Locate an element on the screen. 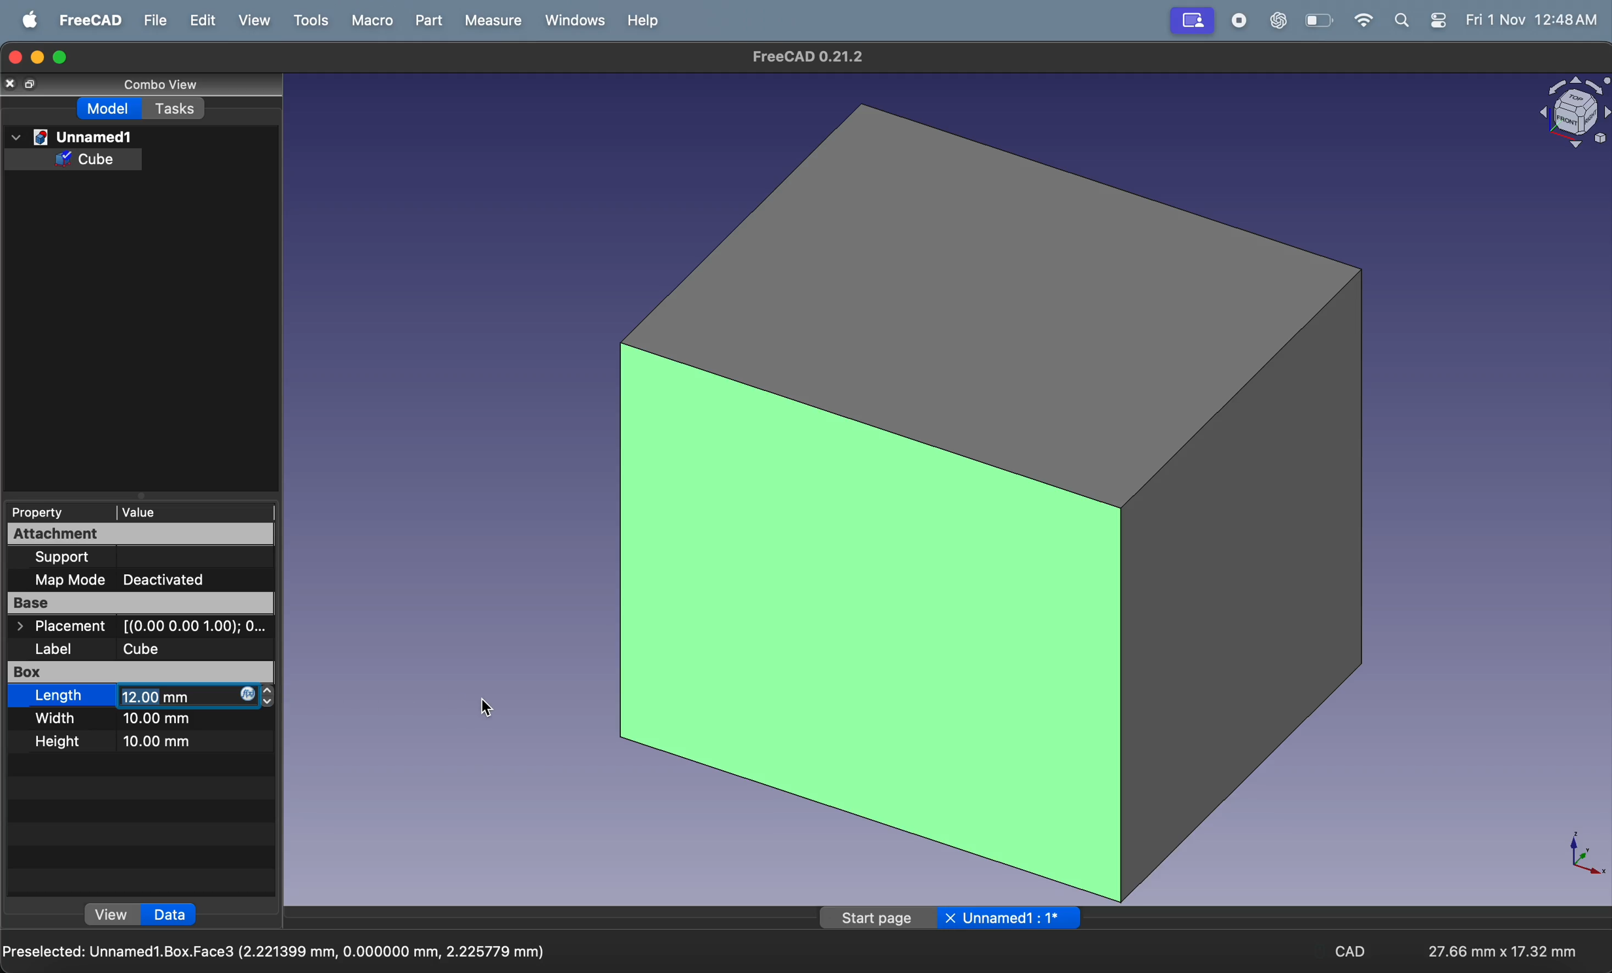 The image size is (1612, 973). Value is located at coordinates (143, 511).